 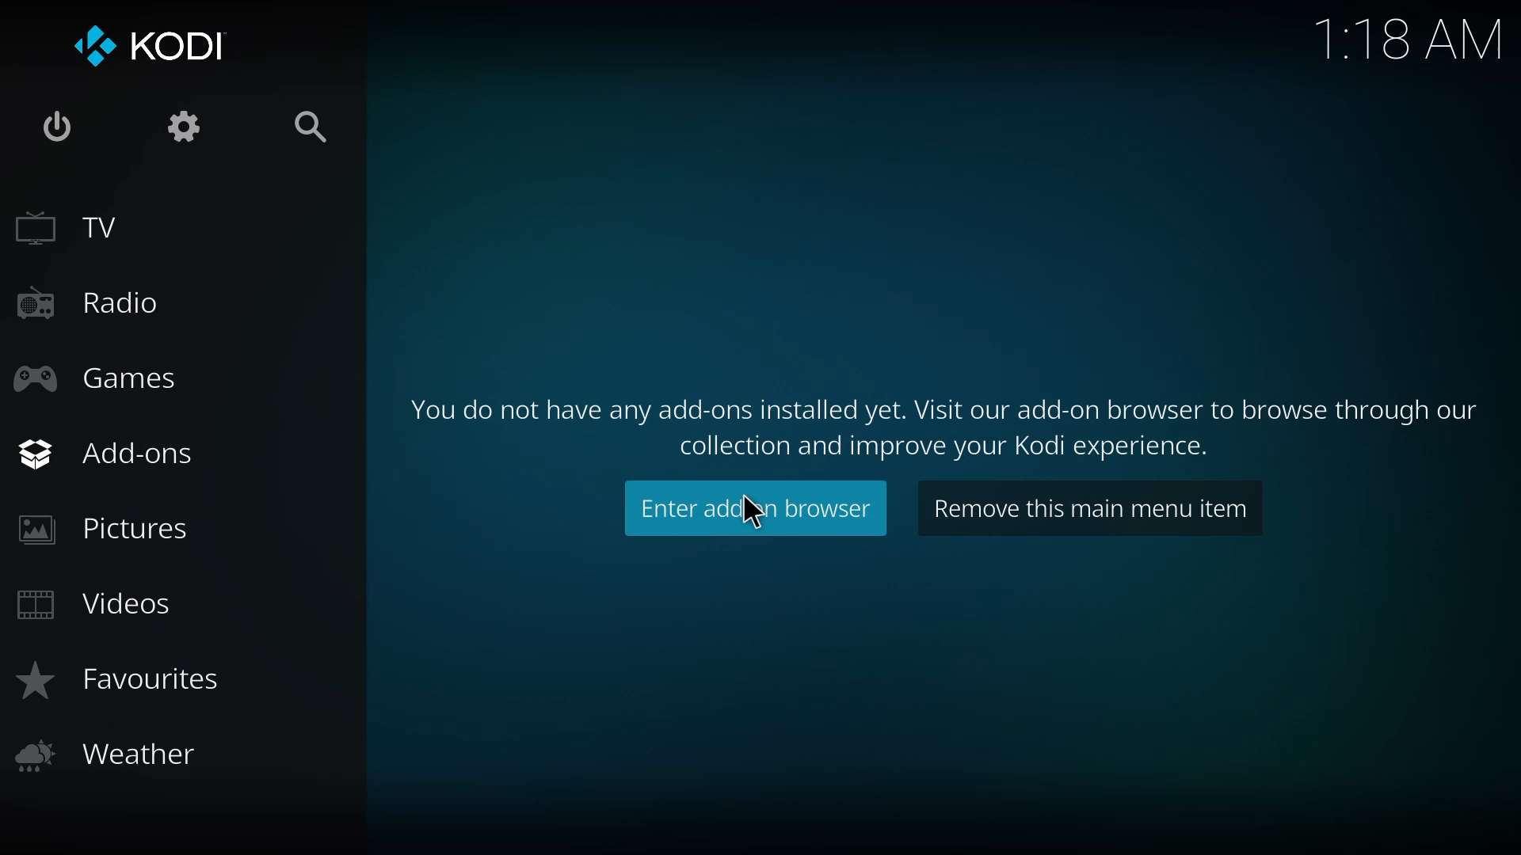 What do you see at coordinates (746, 515) in the screenshot?
I see `cursor` at bounding box center [746, 515].